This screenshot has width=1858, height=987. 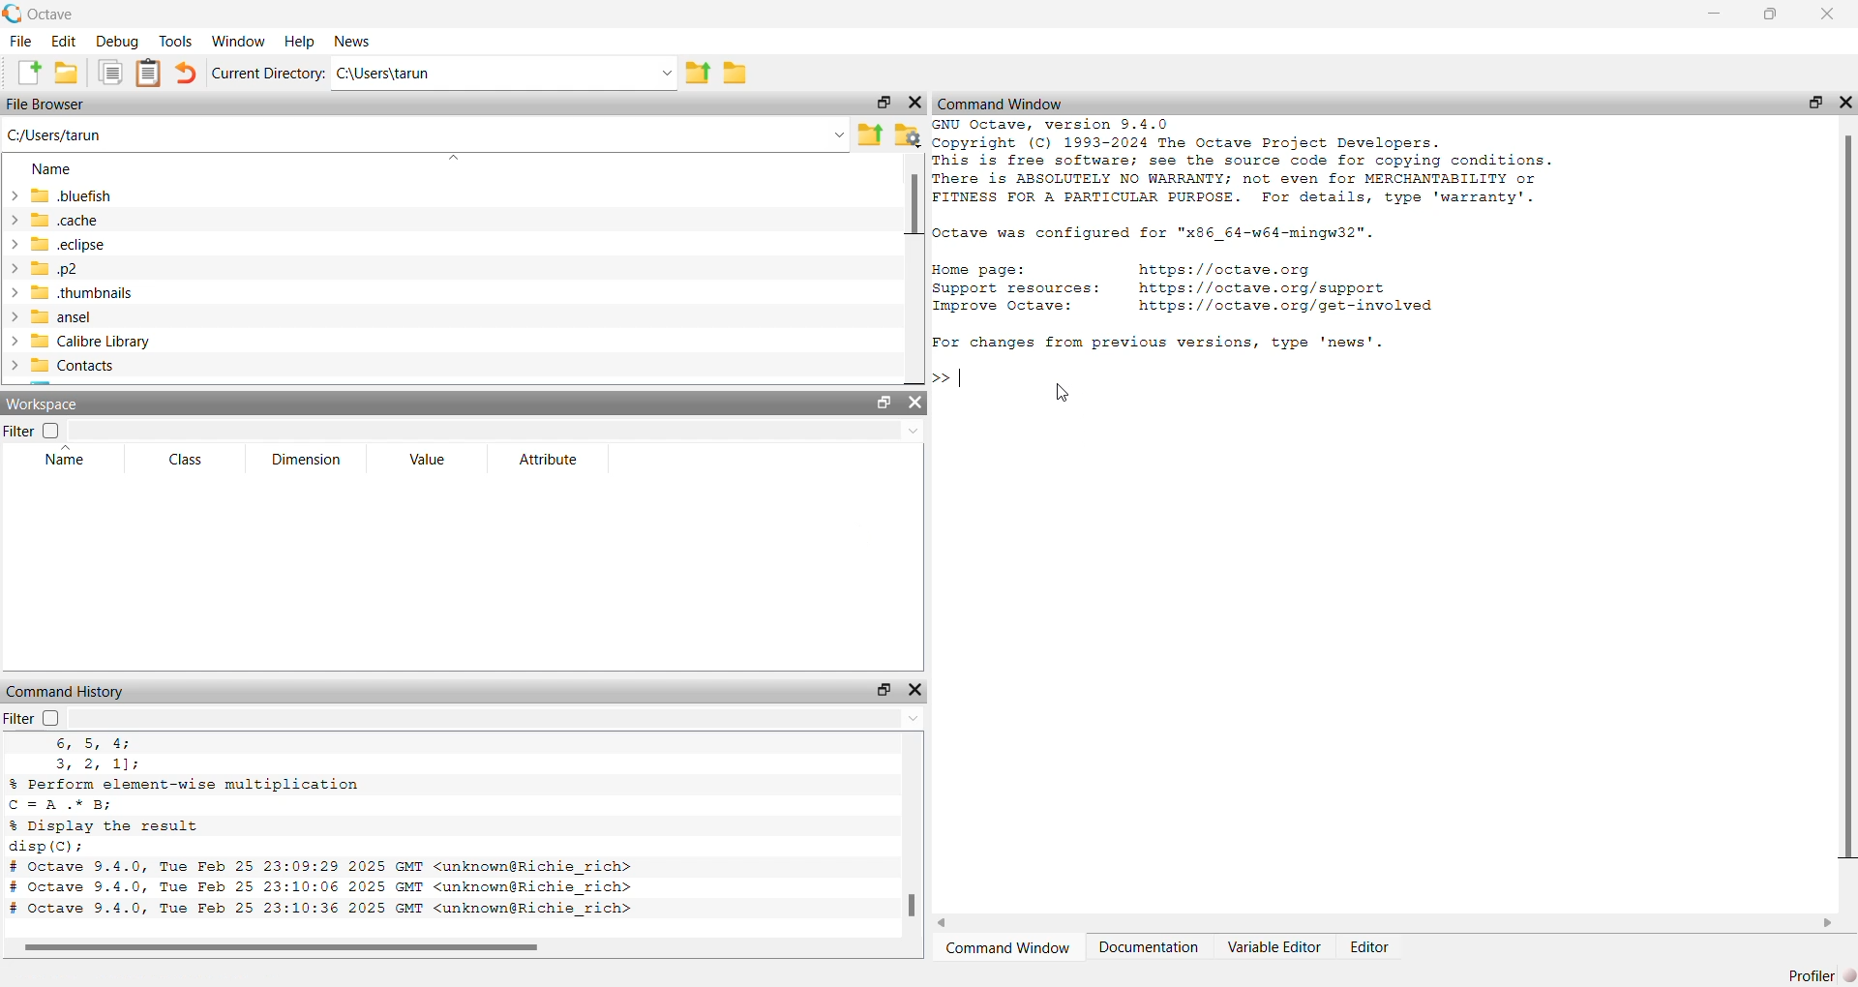 I want to click on ansel, so click(x=49, y=317).